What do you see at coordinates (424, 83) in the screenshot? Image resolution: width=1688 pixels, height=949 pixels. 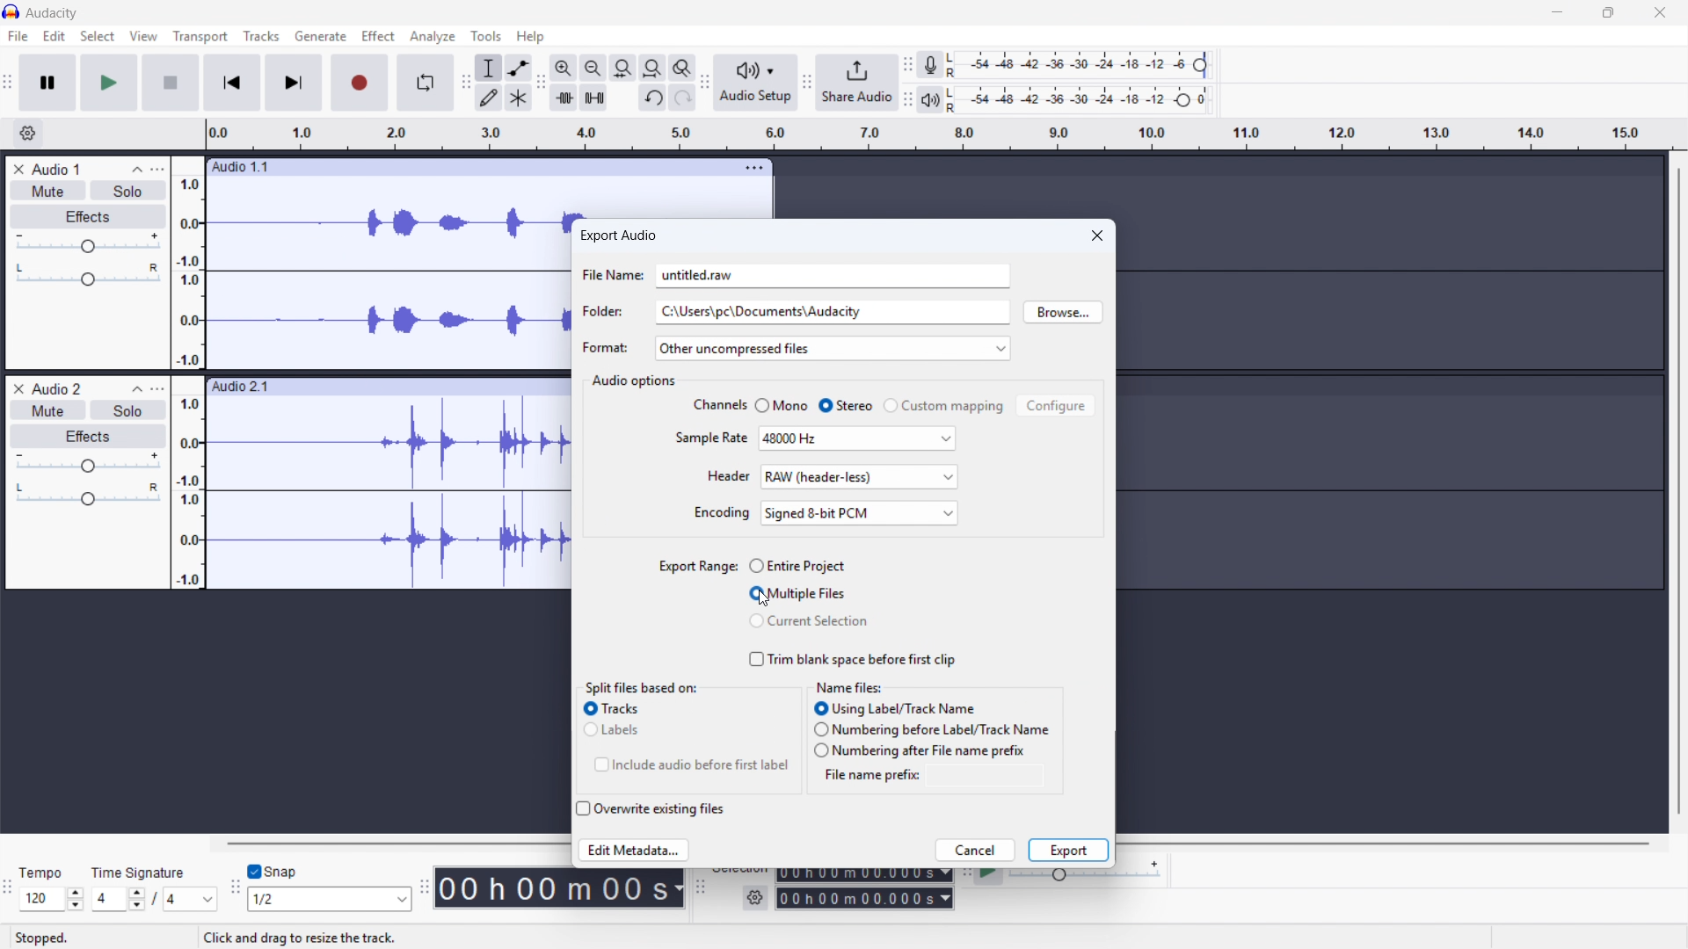 I see `Enable loop ` at bounding box center [424, 83].